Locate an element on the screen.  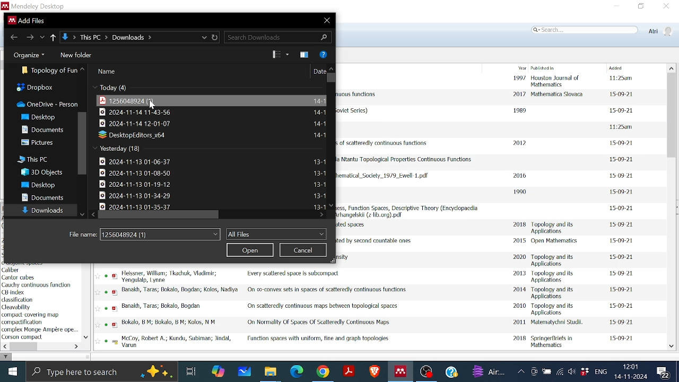
pdf is located at coordinates (117, 293).